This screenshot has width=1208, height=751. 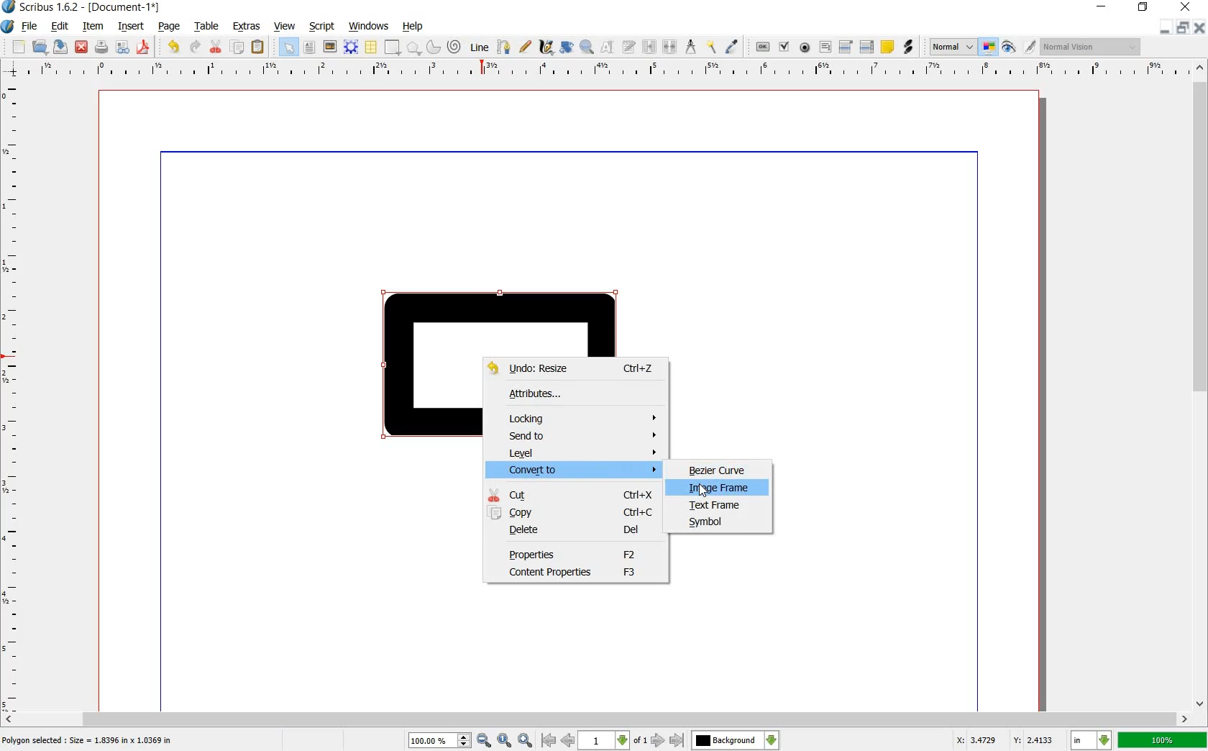 I want to click on text annotation, so click(x=888, y=47).